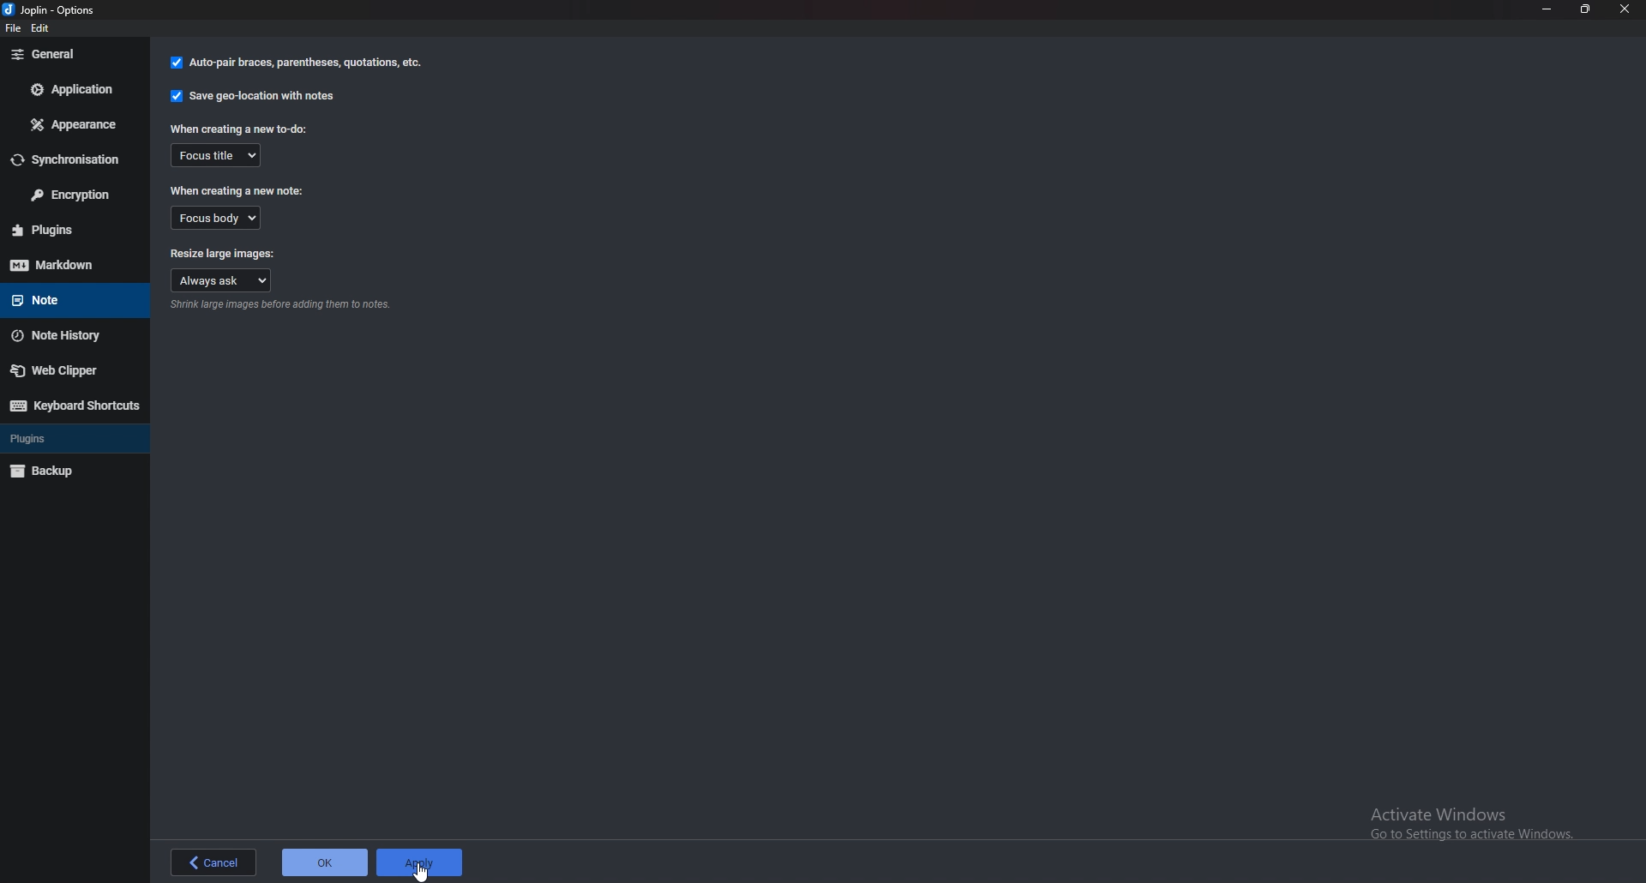 This screenshot has width=1646, height=883. What do you see at coordinates (15, 28) in the screenshot?
I see `file` at bounding box center [15, 28].